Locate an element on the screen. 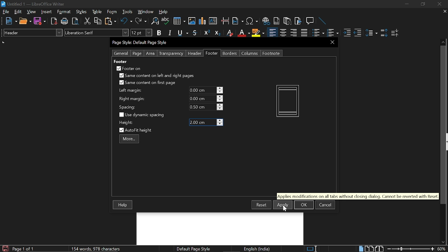 The height and width of the screenshot is (252, 448). Find and replace is located at coordinates (154, 21).